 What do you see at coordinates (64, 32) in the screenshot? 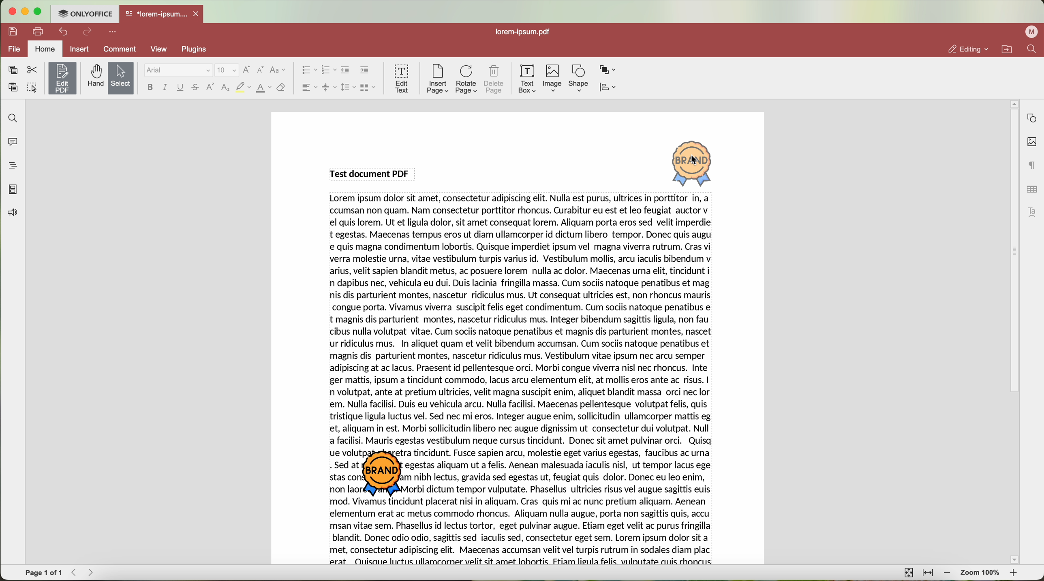
I see `undo` at bounding box center [64, 32].